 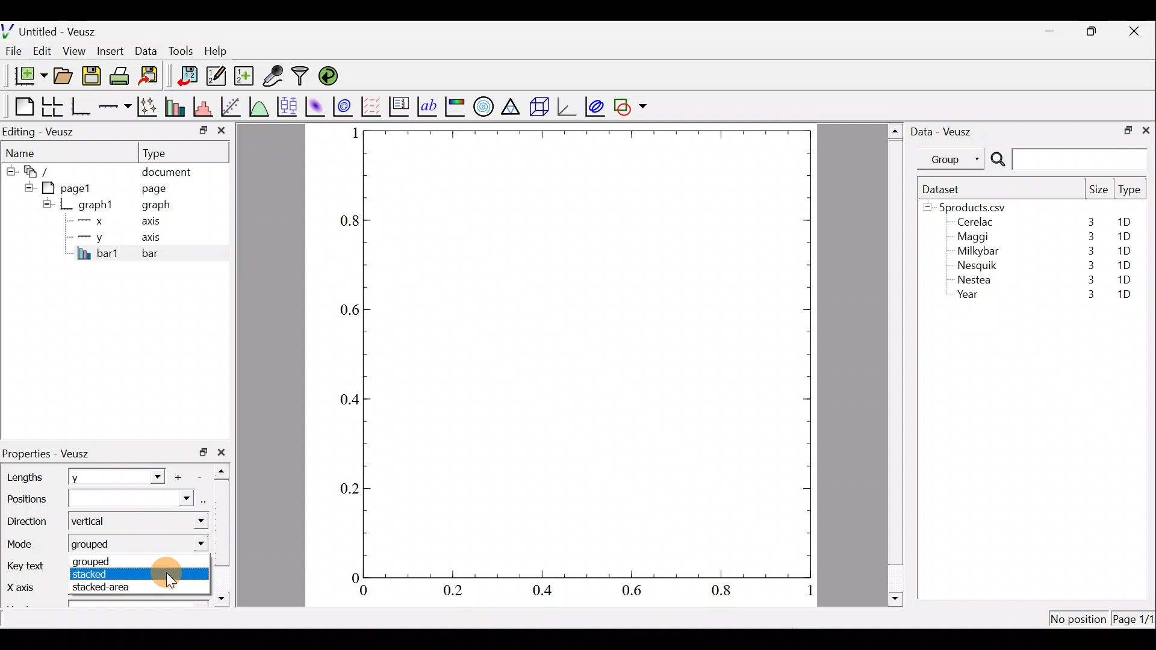 I want to click on 3, so click(x=1090, y=221).